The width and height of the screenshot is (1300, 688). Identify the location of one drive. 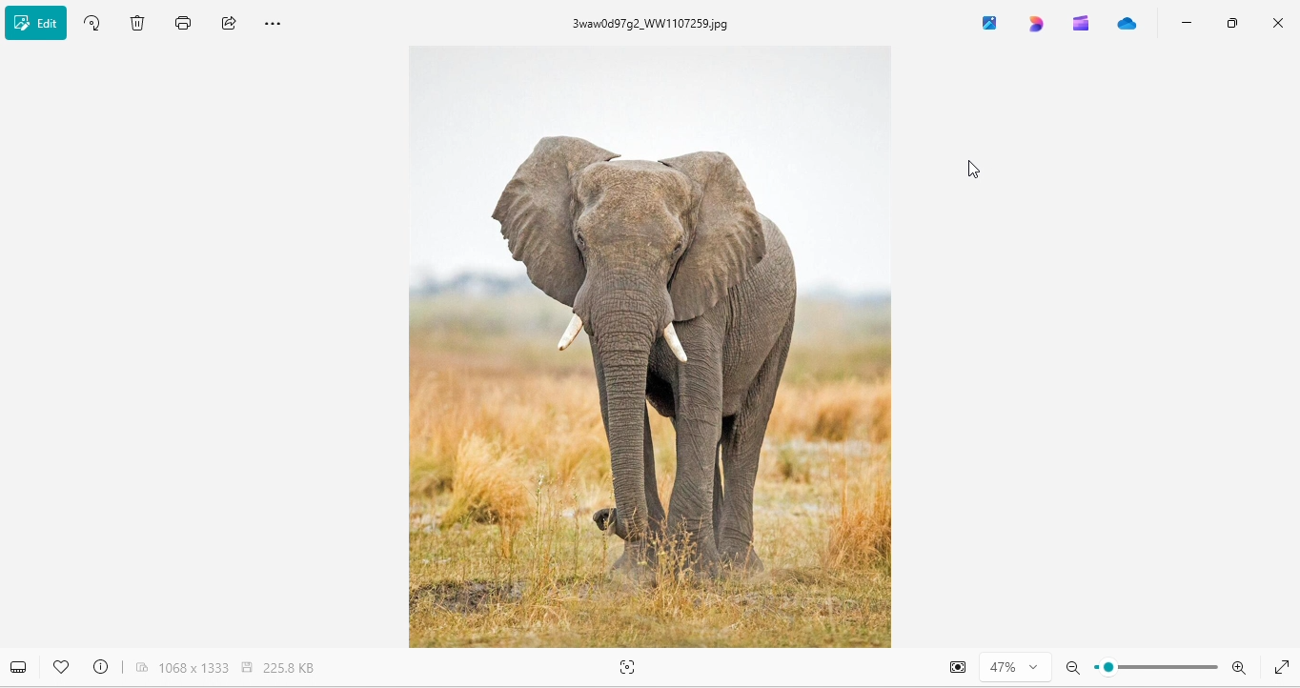
(1128, 23).